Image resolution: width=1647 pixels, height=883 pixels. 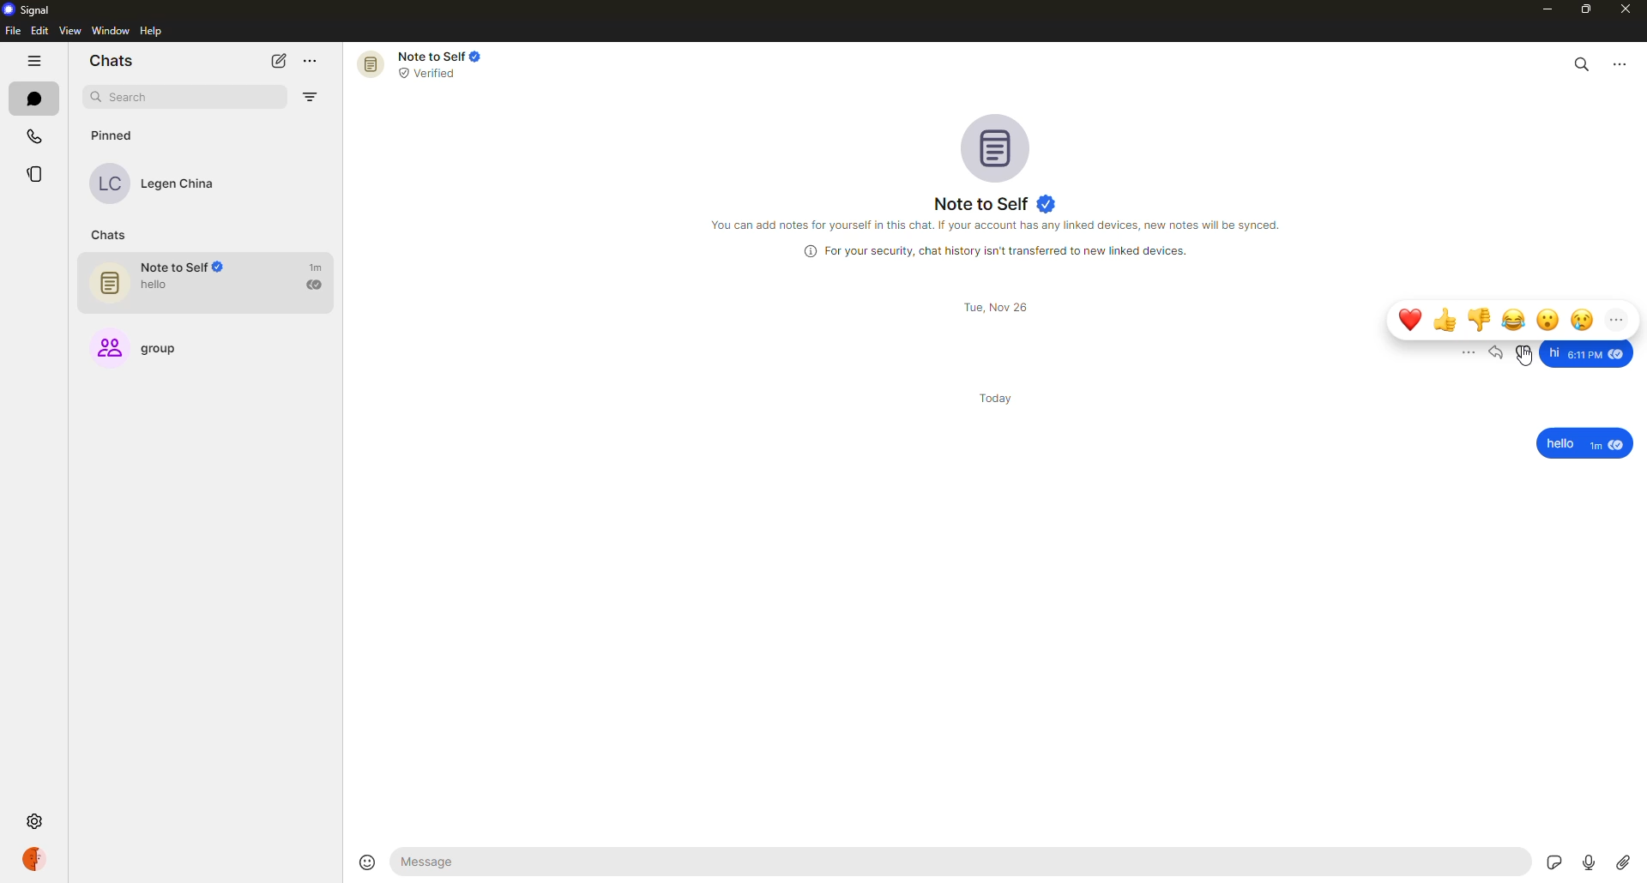 What do you see at coordinates (1000, 147) in the screenshot?
I see `profile pic` at bounding box center [1000, 147].